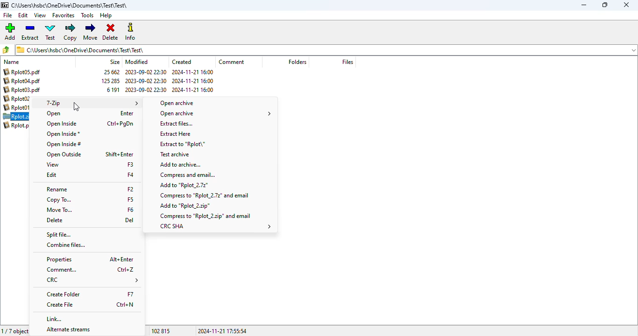  I want to click on copy, so click(70, 32).